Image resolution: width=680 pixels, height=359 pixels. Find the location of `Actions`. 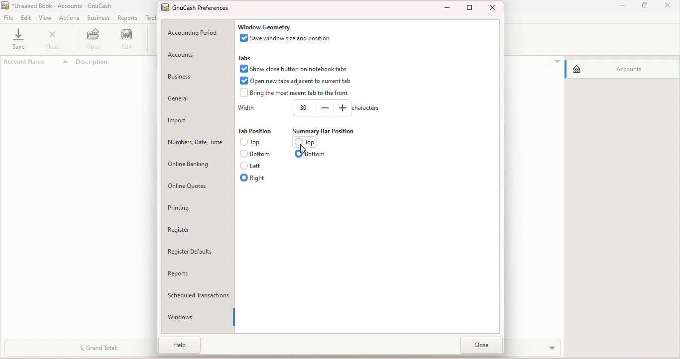

Actions is located at coordinates (69, 18).